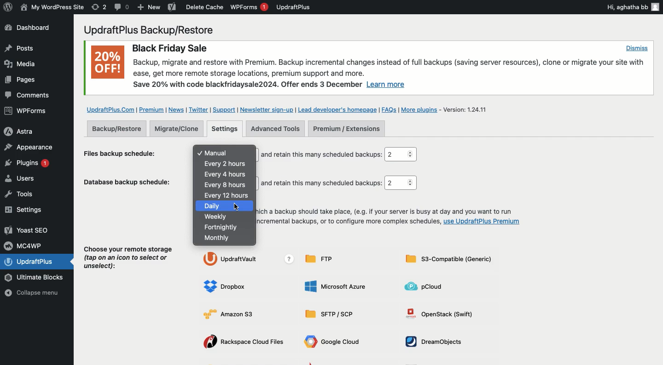 Image resolution: width=663 pixels, height=365 pixels. What do you see at coordinates (391, 74) in the screenshot?
I see `Backup, migrate and restore with Premium. Backup incremental changes instead of full backups (saving server resources), clone or migrate your site withease, get more remote storage locations, premium support and more. Save 20% with code blackfridaysale2024. Offer ends 3 December Learn more` at bounding box center [391, 74].